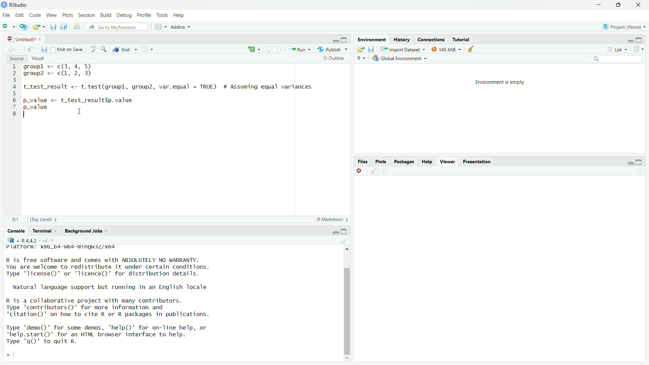  What do you see at coordinates (170, 91) in the screenshot?
I see `groupl <- c(3, 4, >)
group? <- c(, 2, 3)

t_test_result <- t.test(groupl, group2, var.equal = TRUE) # Assuming equal variances
p_value <- t_test_result$p.value

p_value -` at bounding box center [170, 91].